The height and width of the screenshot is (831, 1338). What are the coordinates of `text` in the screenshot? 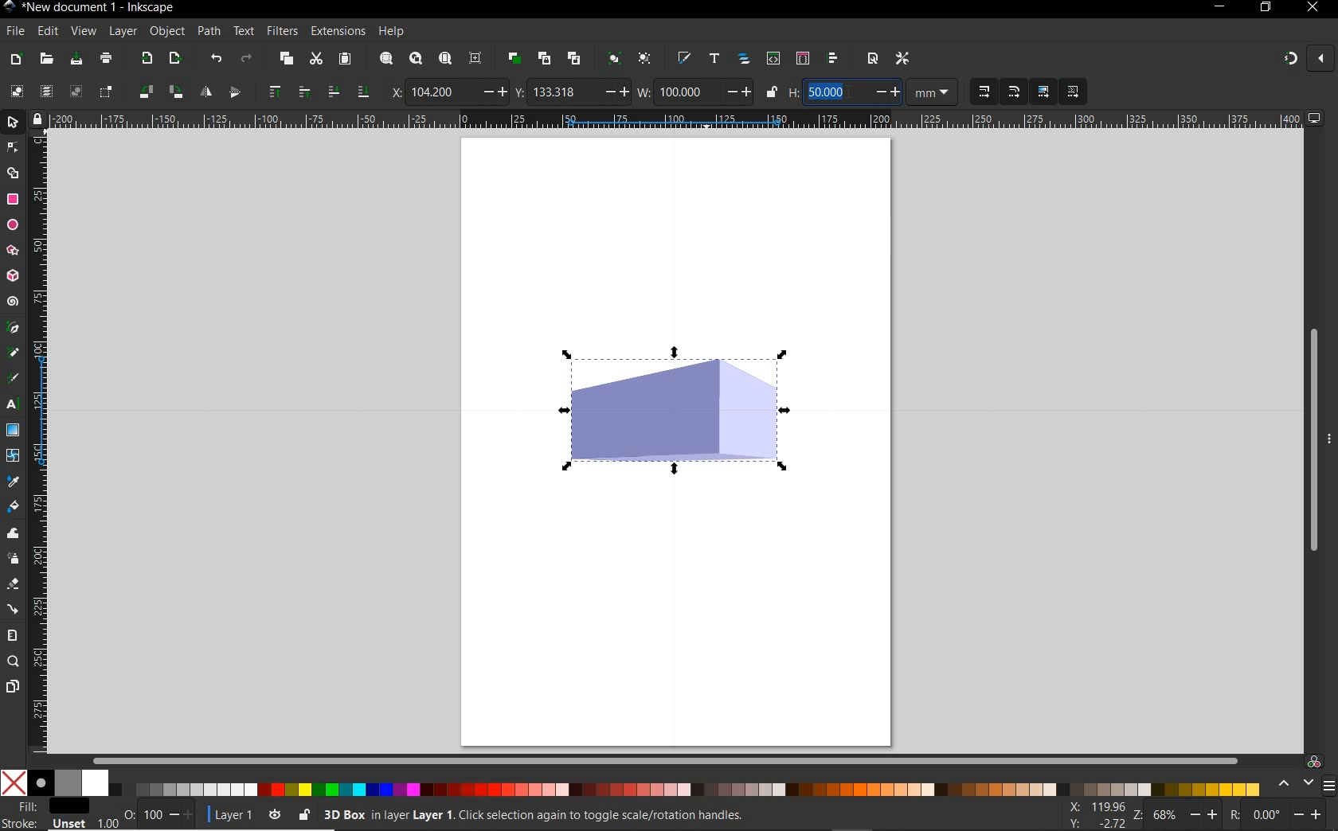 It's located at (244, 30).